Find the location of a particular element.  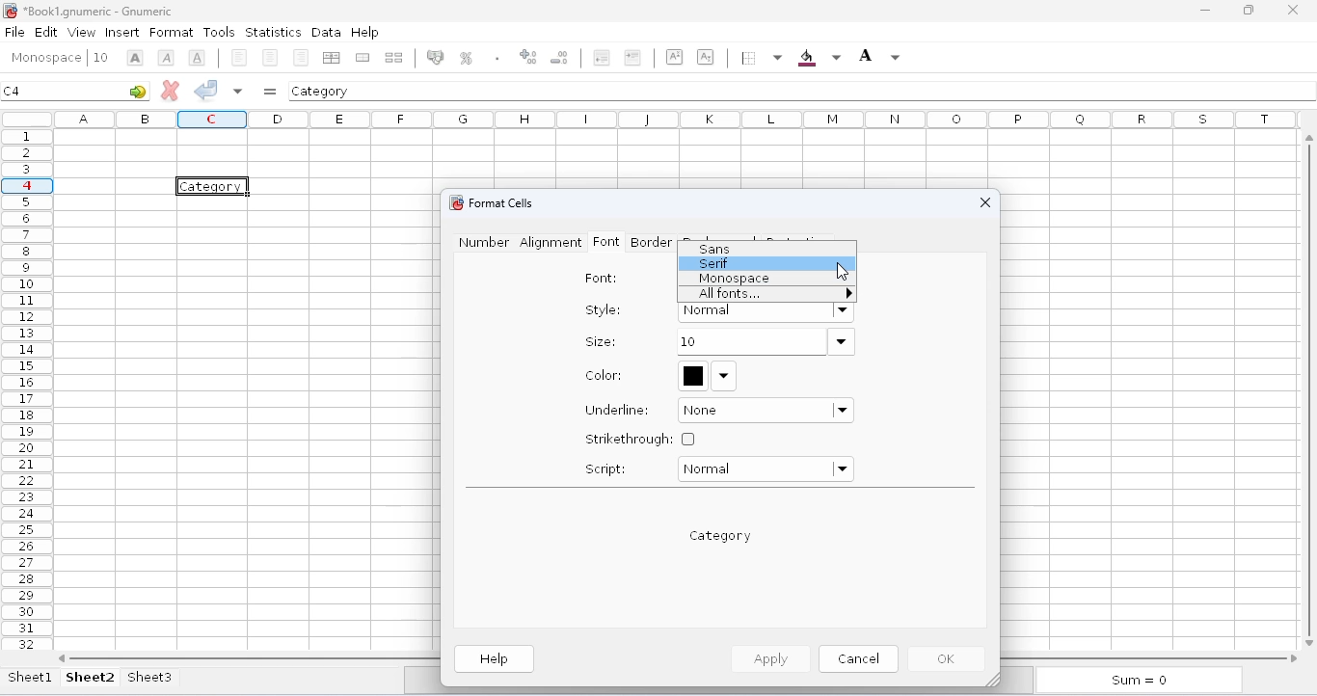

title is located at coordinates (98, 11).